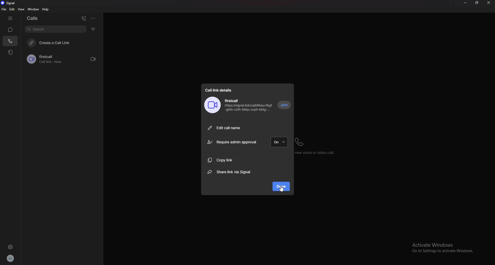 Image resolution: width=495 pixels, height=265 pixels. I want to click on close, so click(489, 3).